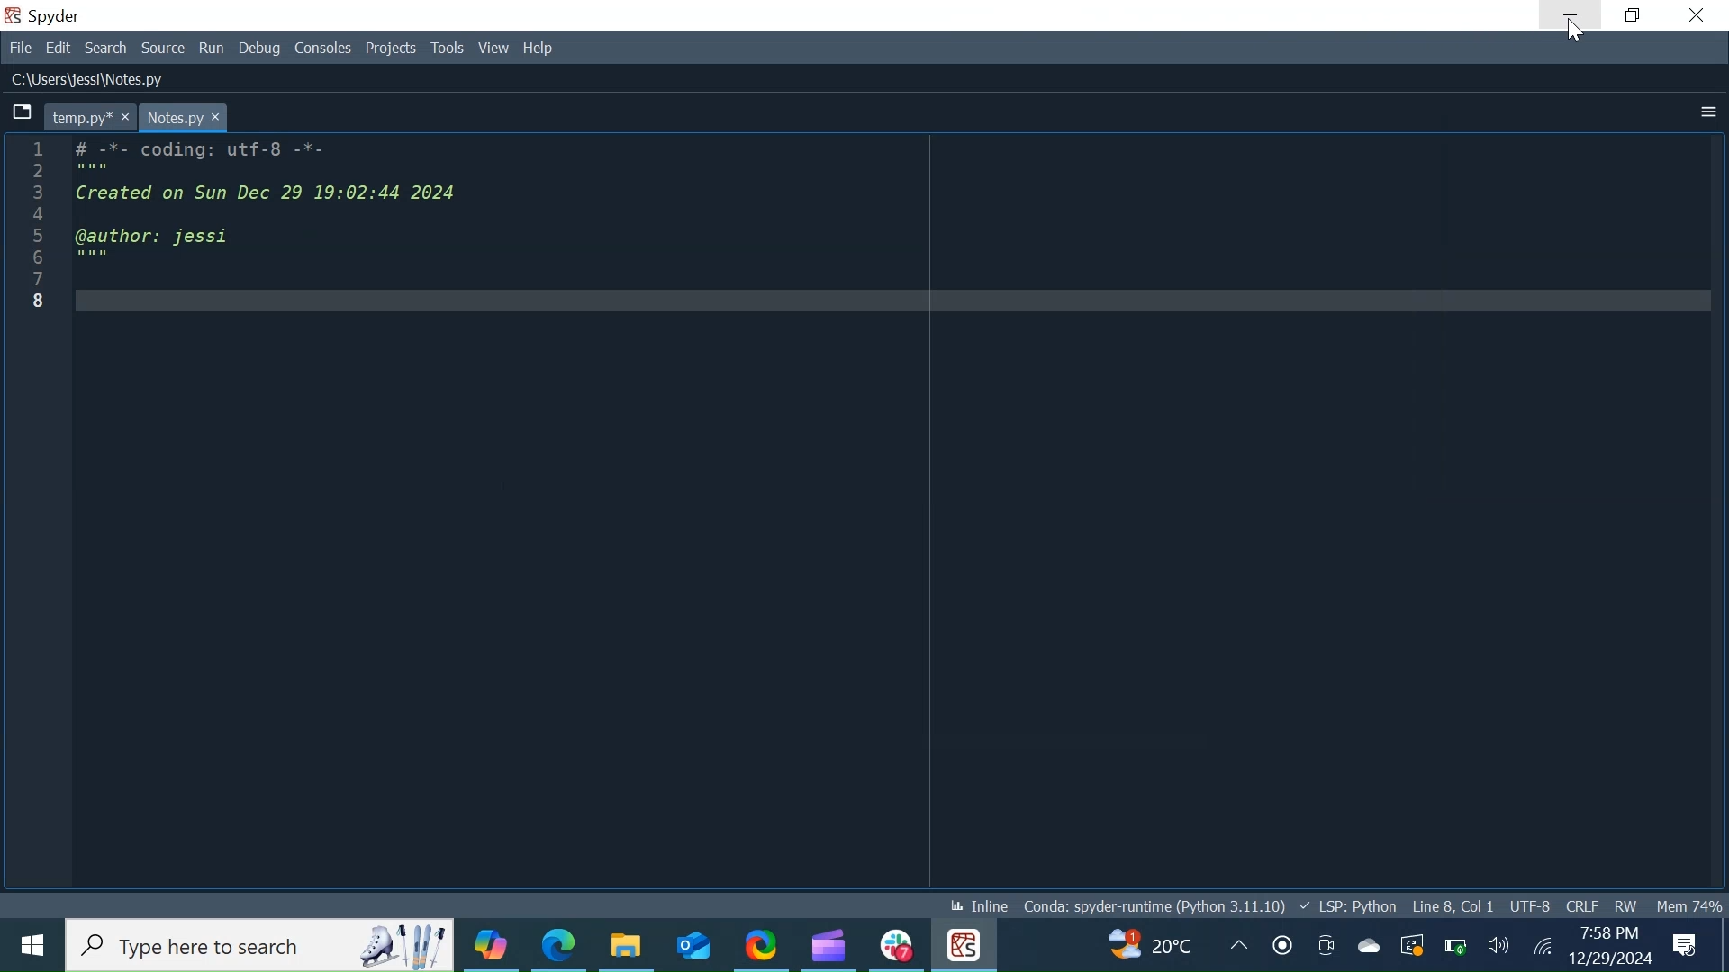 This screenshot has width=1729, height=972. What do you see at coordinates (183, 114) in the screenshot?
I see `Notes.py` at bounding box center [183, 114].